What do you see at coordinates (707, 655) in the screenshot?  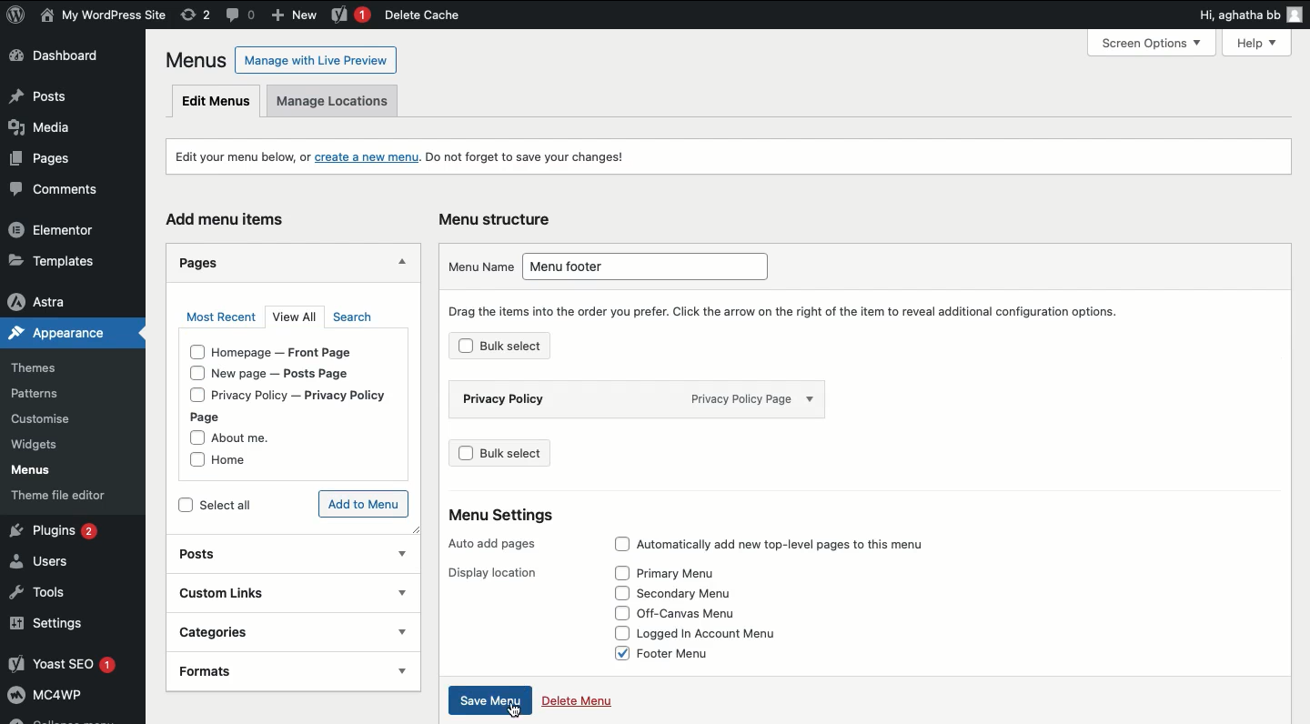 I see ` Footer Menu` at bounding box center [707, 655].